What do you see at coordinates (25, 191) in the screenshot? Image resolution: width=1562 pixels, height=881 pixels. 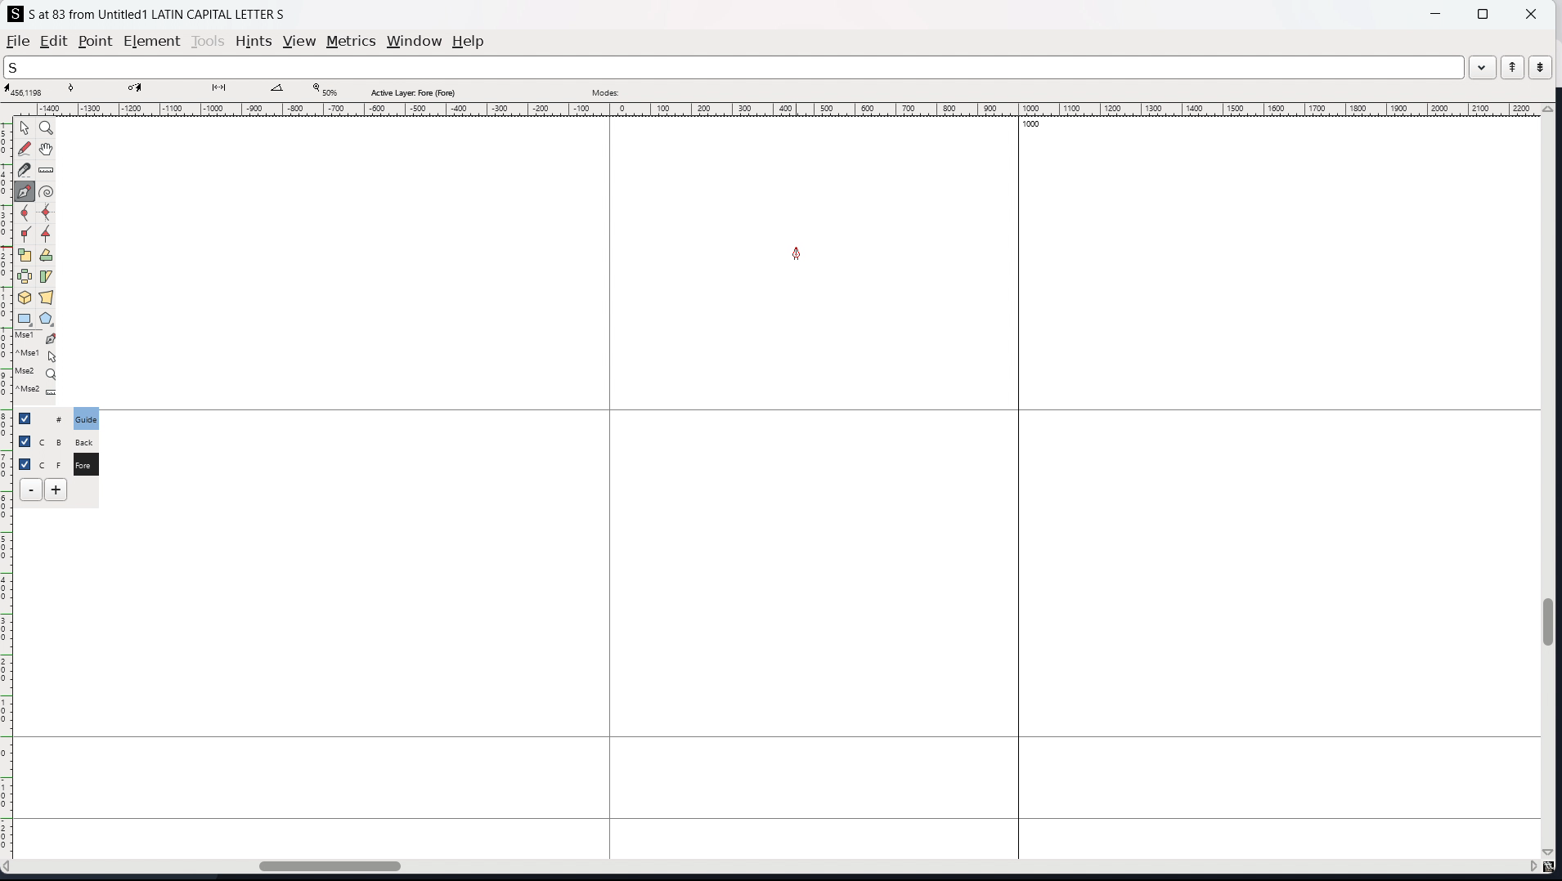 I see `add a point then drag out its control points` at bounding box center [25, 191].